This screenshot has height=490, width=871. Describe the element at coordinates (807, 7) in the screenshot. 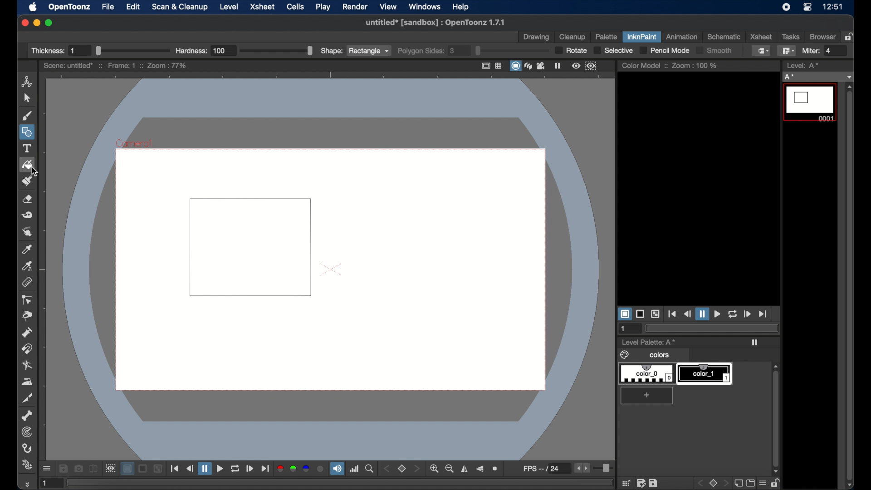

I see `control center` at that location.